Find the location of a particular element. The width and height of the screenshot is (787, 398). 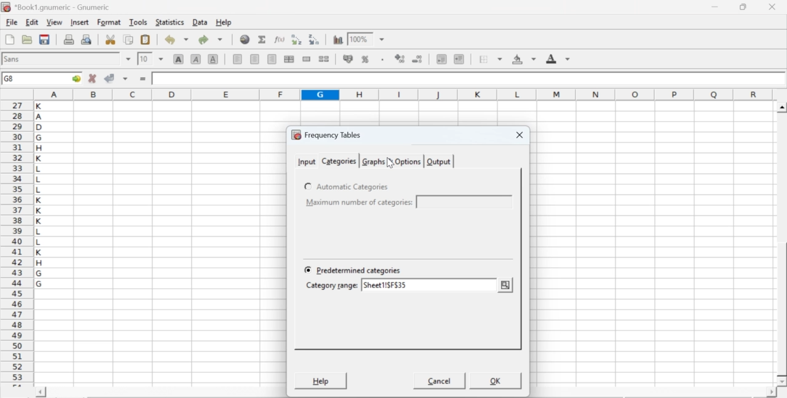

10 is located at coordinates (144, 59).